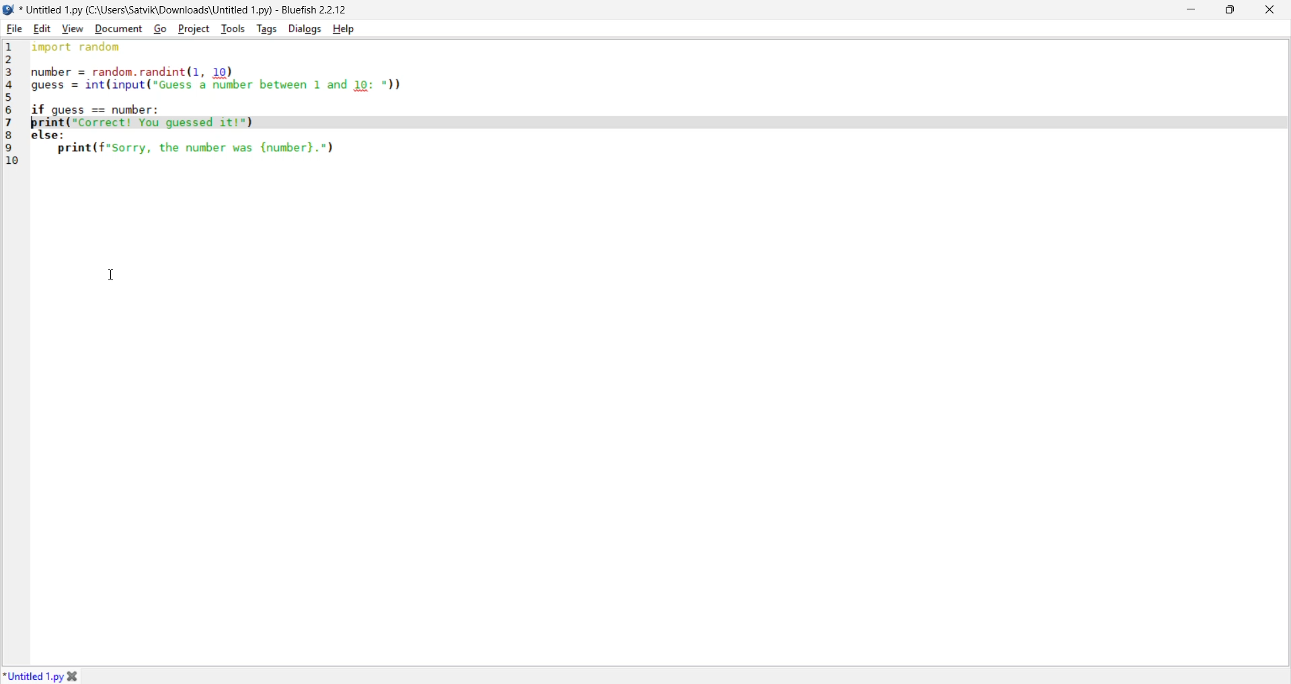 The height and width of the screenshot is (684, 1291). Describe the element at coordinates (117, 29) in the screenshot. I see `document` at that location.